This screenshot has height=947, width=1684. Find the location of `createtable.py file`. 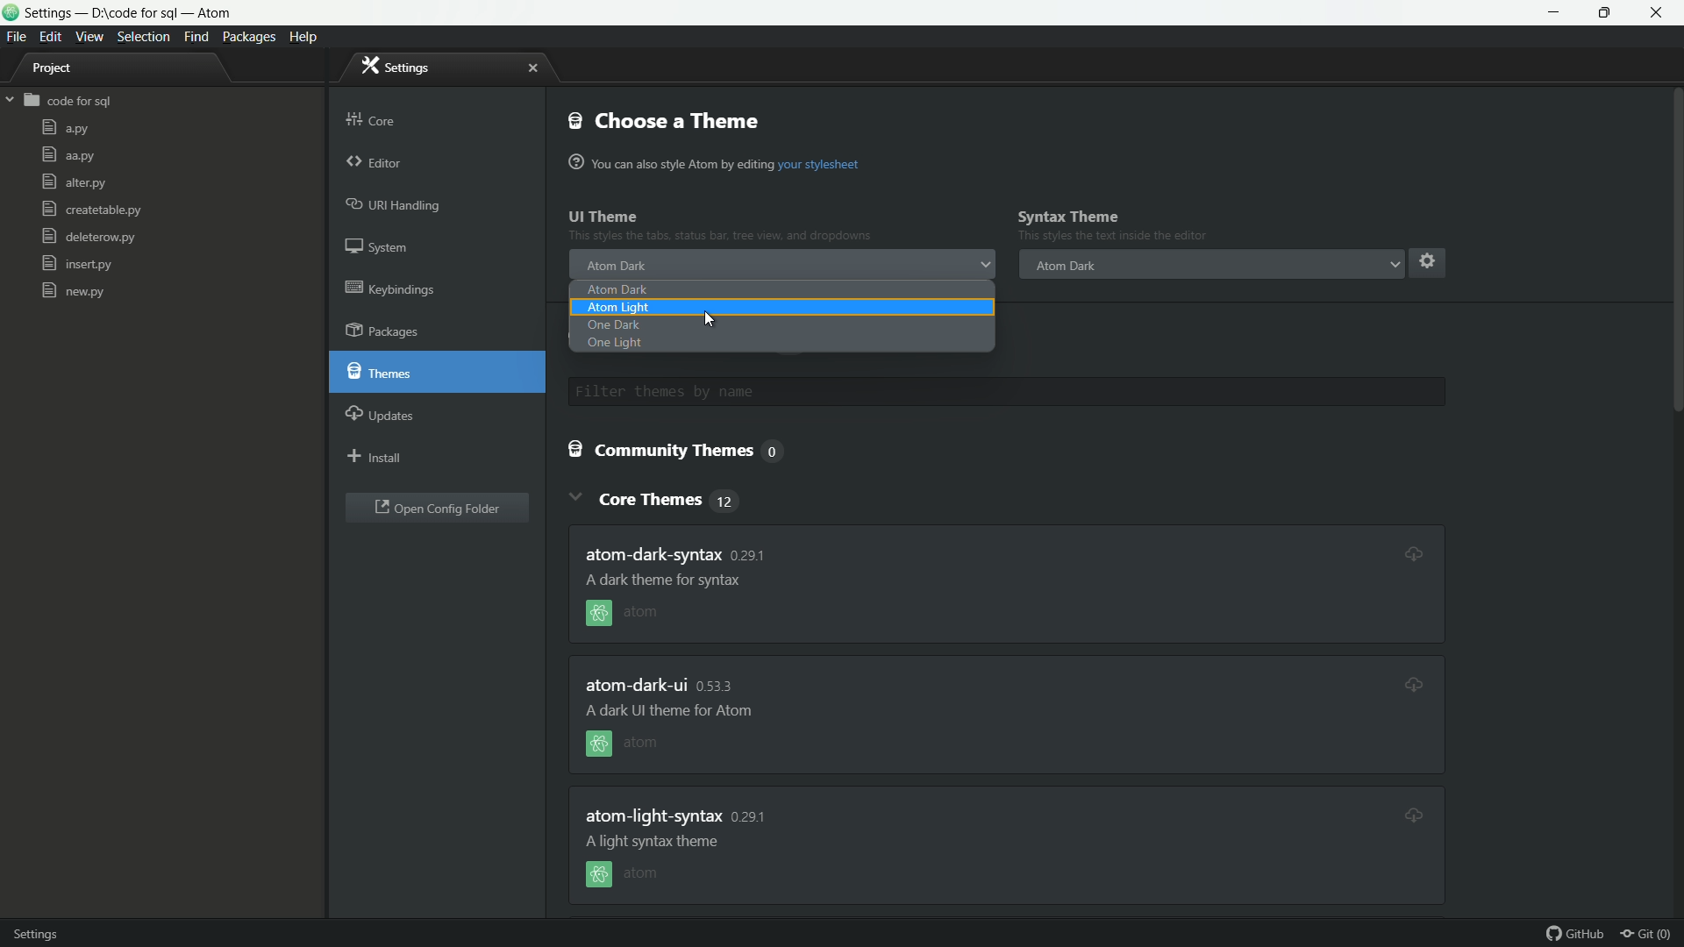

createtable.py file is located at coordinates (90, 210).